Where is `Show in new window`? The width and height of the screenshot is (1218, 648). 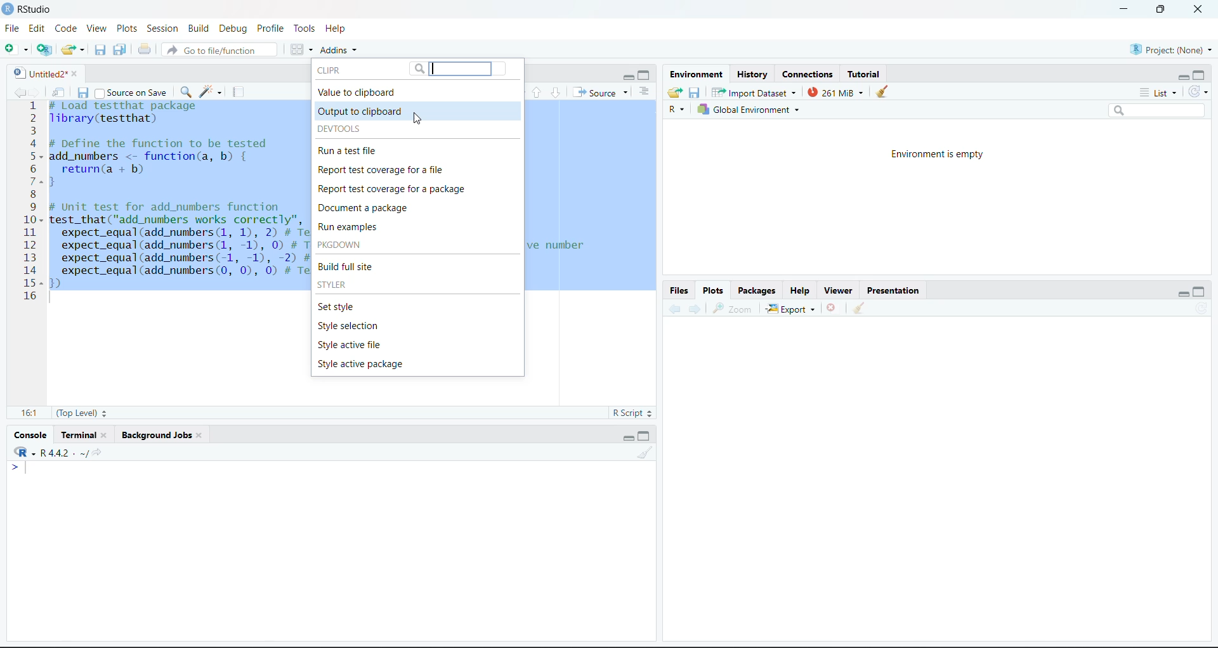 Show in new window is located at coordinates (59, 93).